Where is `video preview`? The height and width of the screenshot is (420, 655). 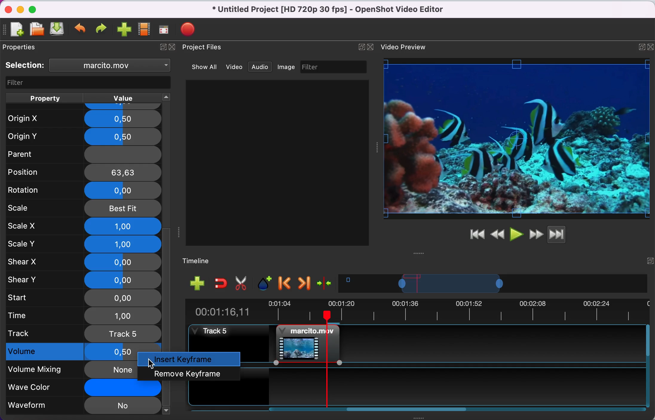 video preview is located at coordinates (406, 47).